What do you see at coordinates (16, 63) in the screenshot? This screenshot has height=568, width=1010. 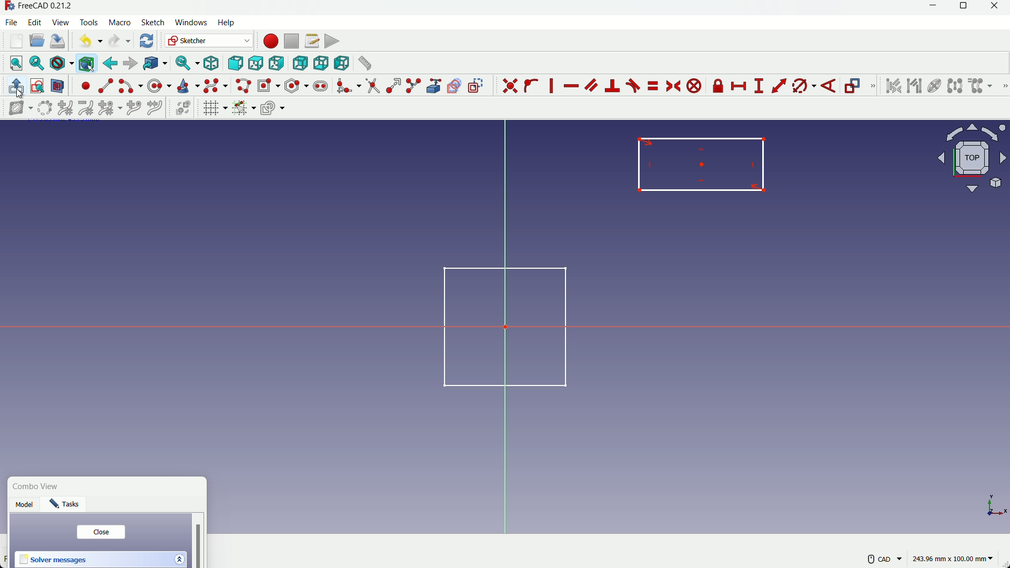 I see `select all` at bounding box center [16, 63].